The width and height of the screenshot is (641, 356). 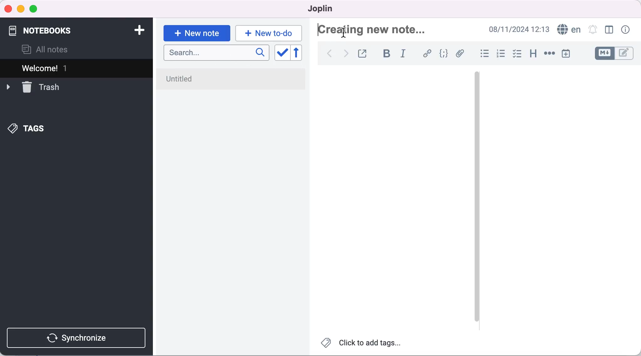 I want to click on blank canvas, so click(x=393, y=199).